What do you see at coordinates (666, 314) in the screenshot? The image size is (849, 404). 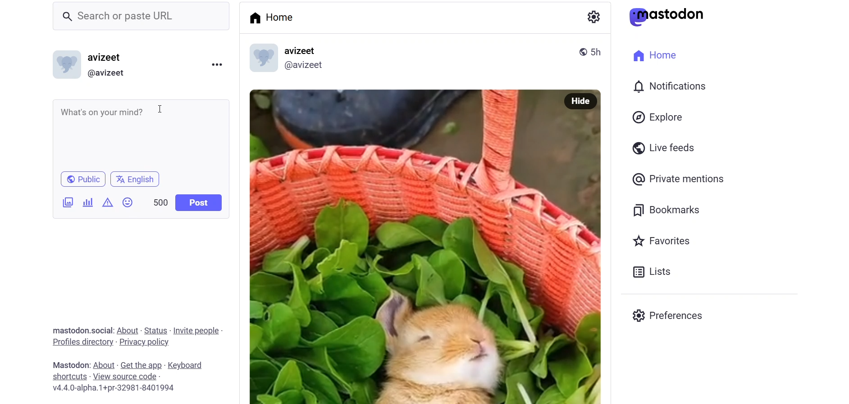 I see `preferences` at bounding box center [666, 314].